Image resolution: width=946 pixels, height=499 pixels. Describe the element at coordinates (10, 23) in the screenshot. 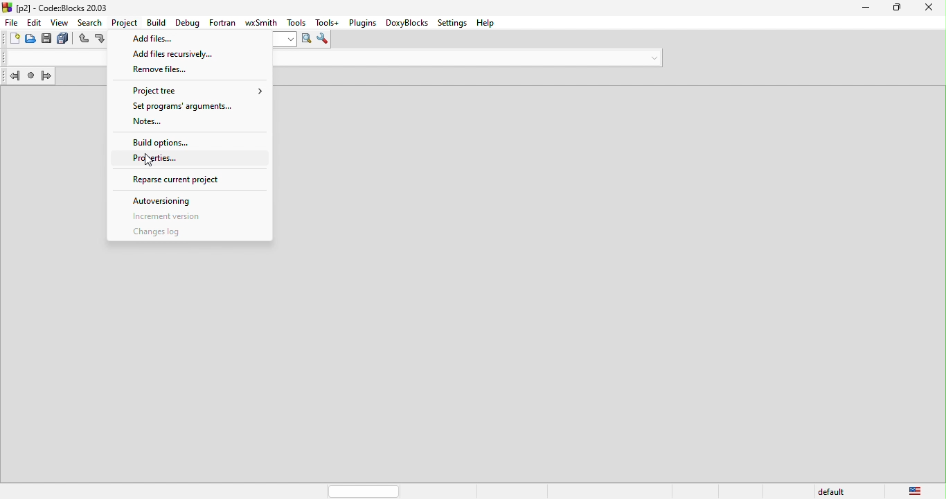

I see `file` at that location.